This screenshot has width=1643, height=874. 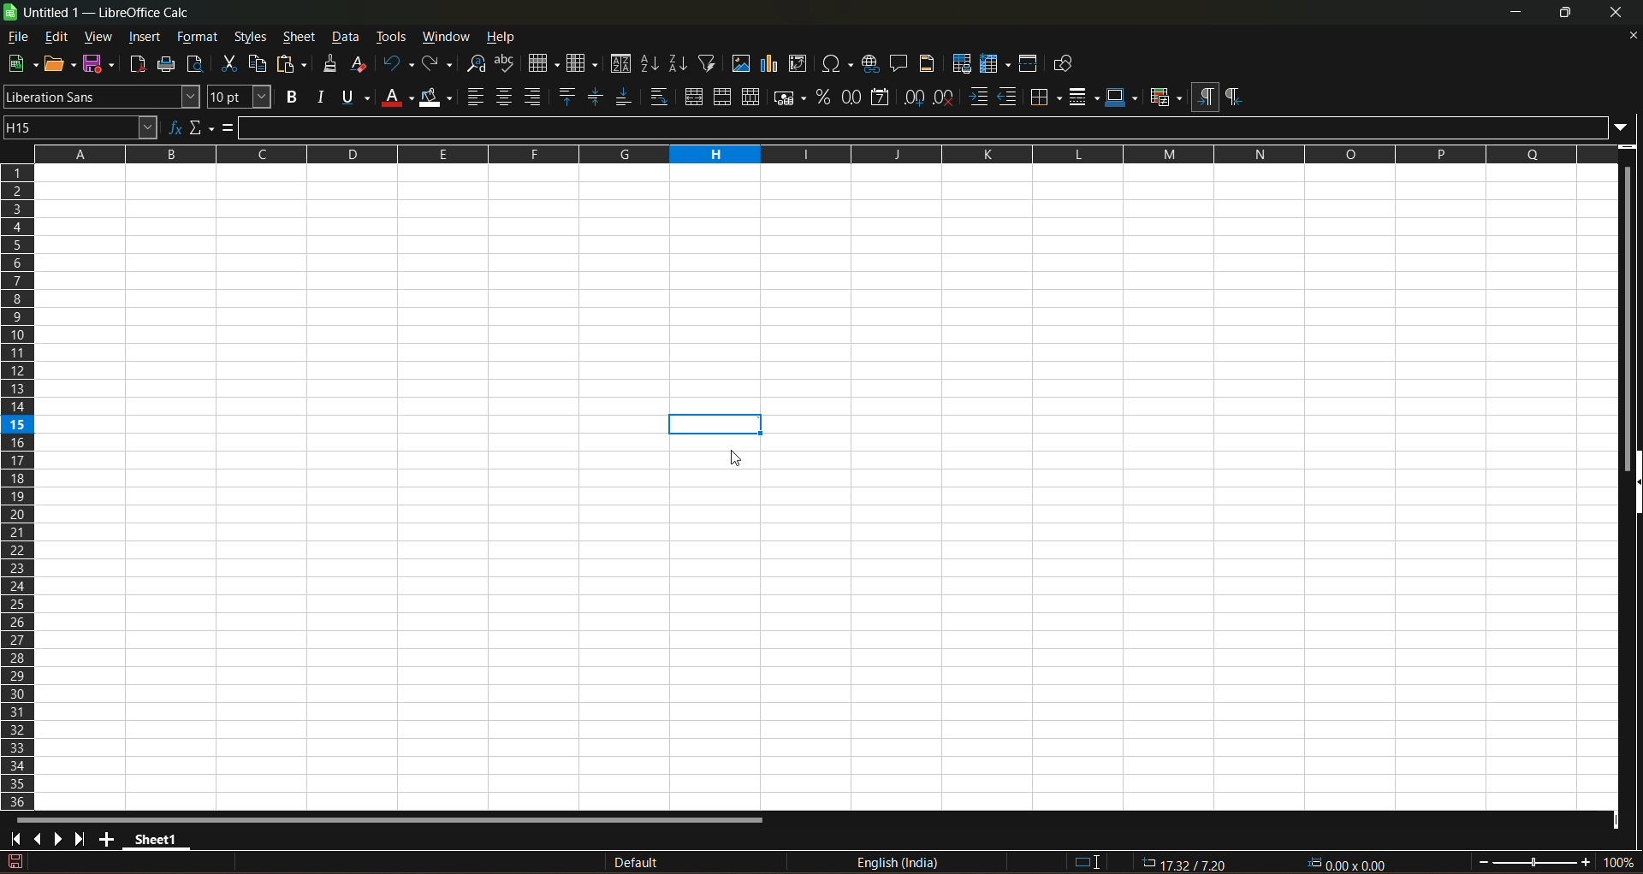 I want to click on scroll to first sheet, so click(x=16, y=839).